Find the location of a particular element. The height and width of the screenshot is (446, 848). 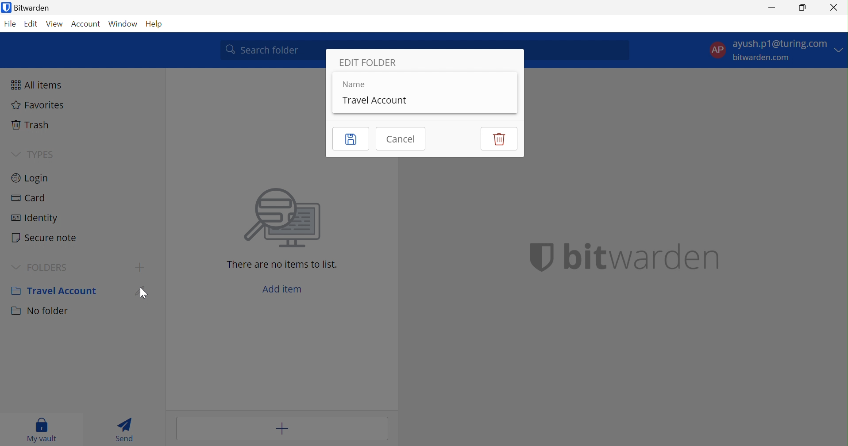

Favorites is located at coordinates (39, 106).